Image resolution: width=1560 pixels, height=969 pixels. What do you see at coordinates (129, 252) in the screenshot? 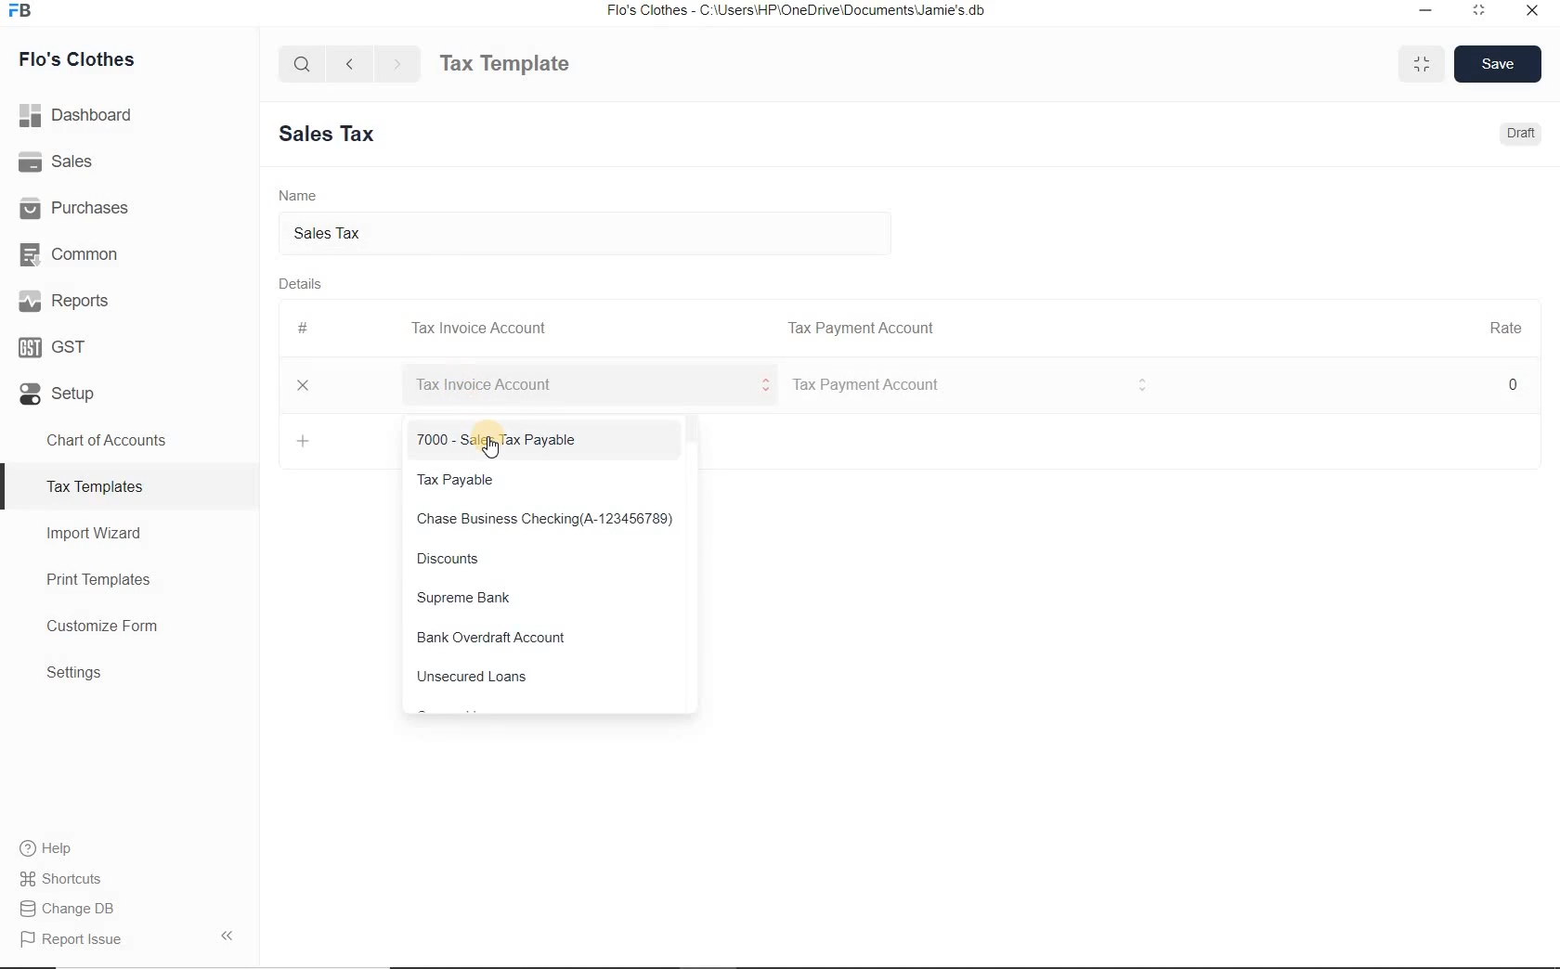
I see `Common` at bounding box center [129, 252].